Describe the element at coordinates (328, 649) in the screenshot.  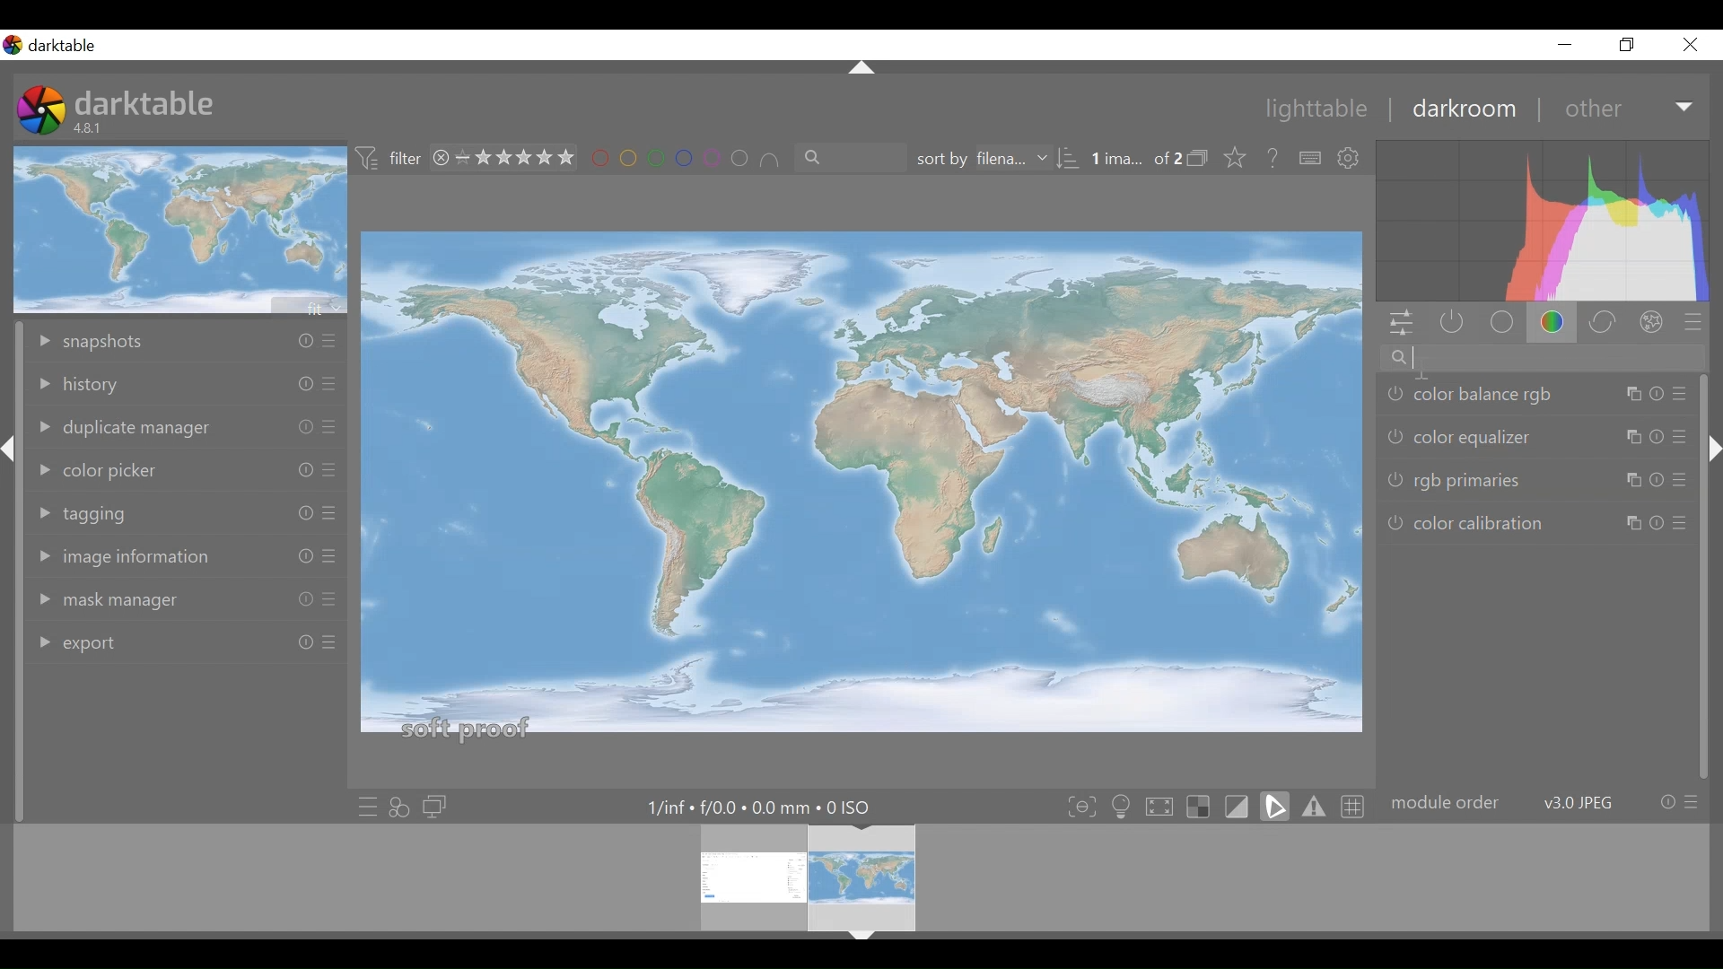
I see `` at that location.